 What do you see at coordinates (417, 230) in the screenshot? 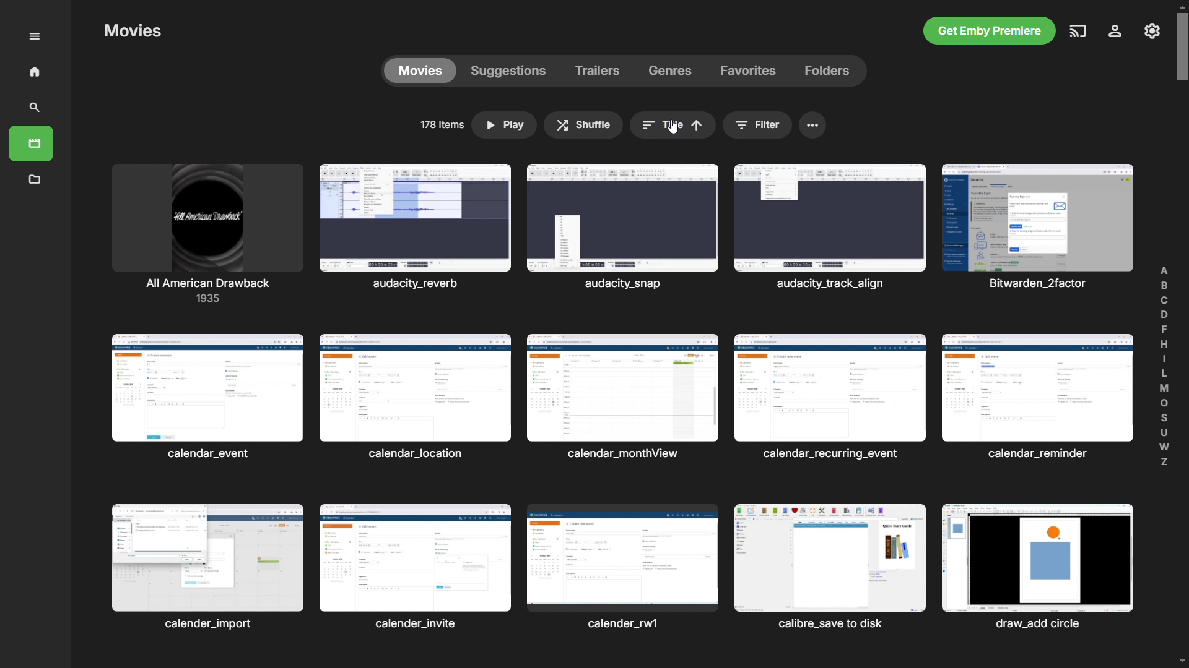
I see `` at bounding box center [417, 230].